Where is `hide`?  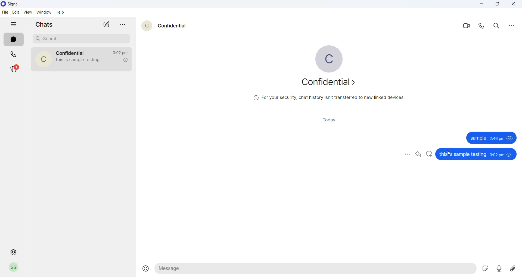 hide is located at coordinates (14, 24).